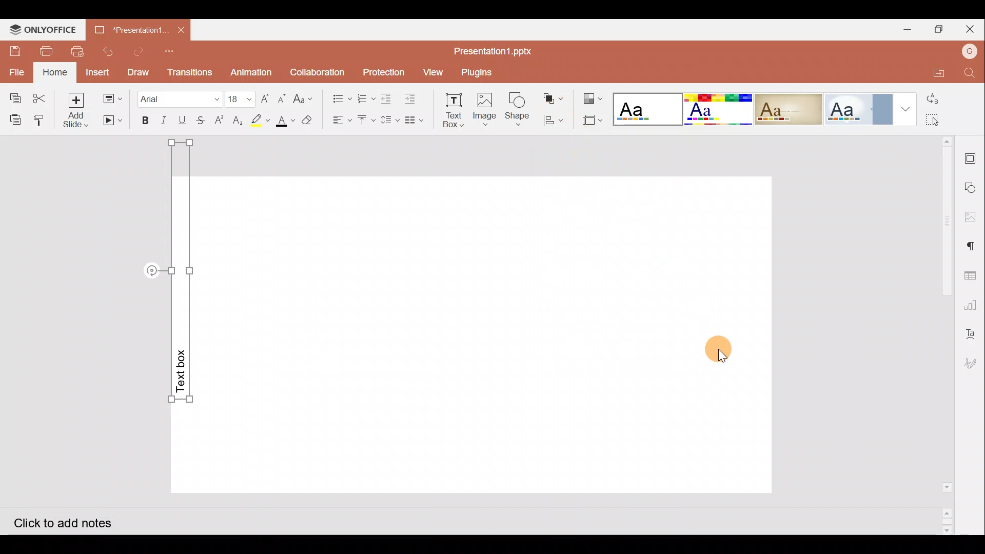 This screenshot has width=985, height=554. What do you see at coordinates (141, 121) in the screenshot?
I see `Bold` at bounding box center [141, 121].